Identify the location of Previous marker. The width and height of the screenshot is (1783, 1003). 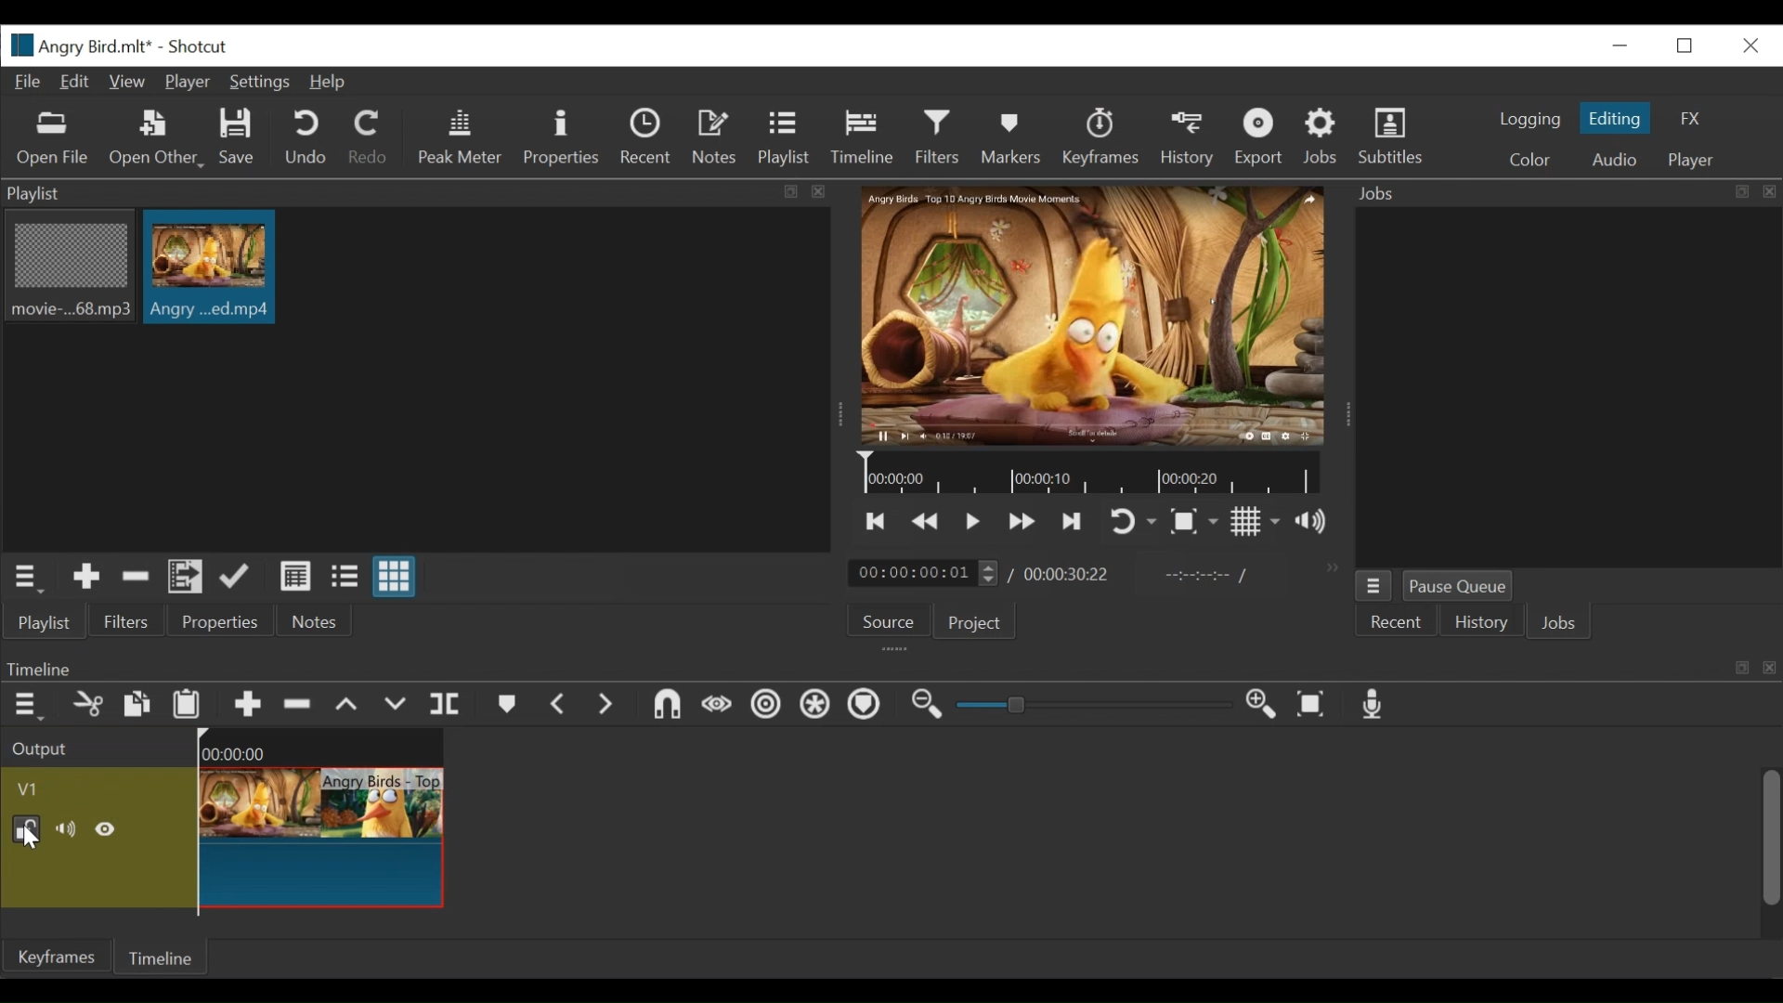
(561, 705).